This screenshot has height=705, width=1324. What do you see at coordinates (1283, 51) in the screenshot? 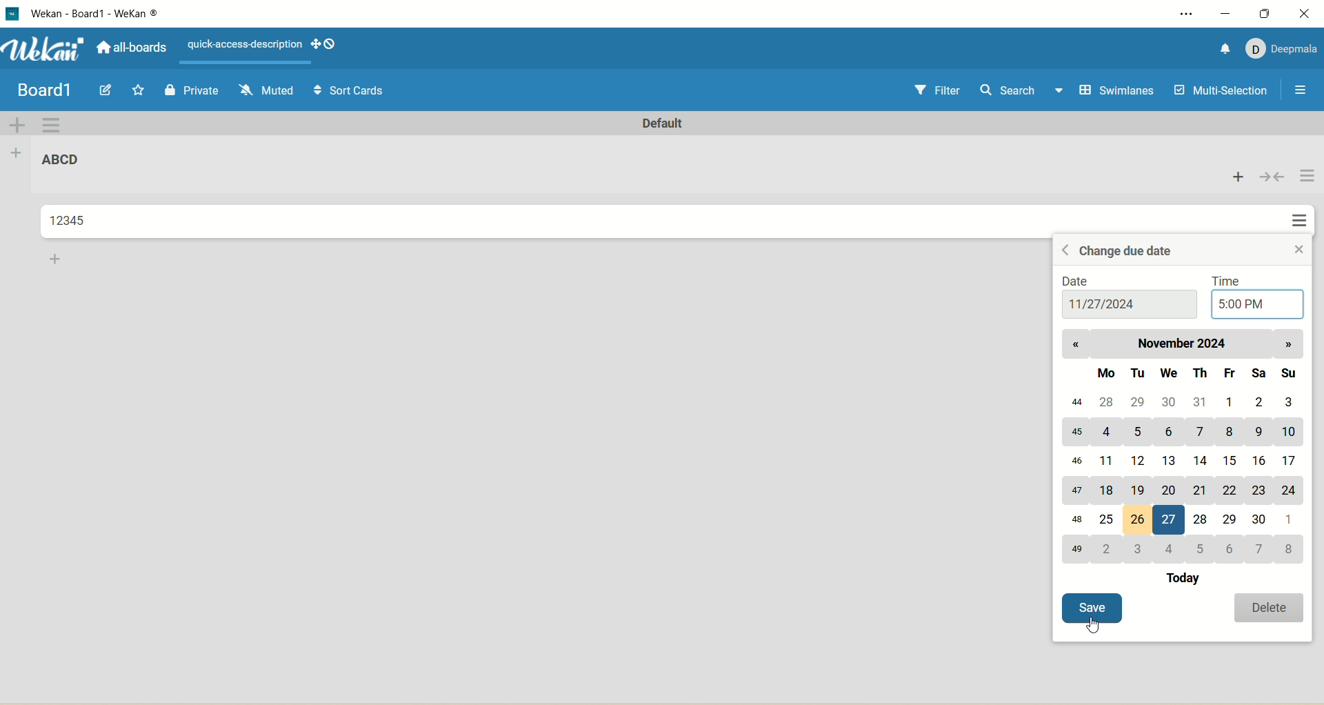
I see `account` at bounding box center [1283, 51].